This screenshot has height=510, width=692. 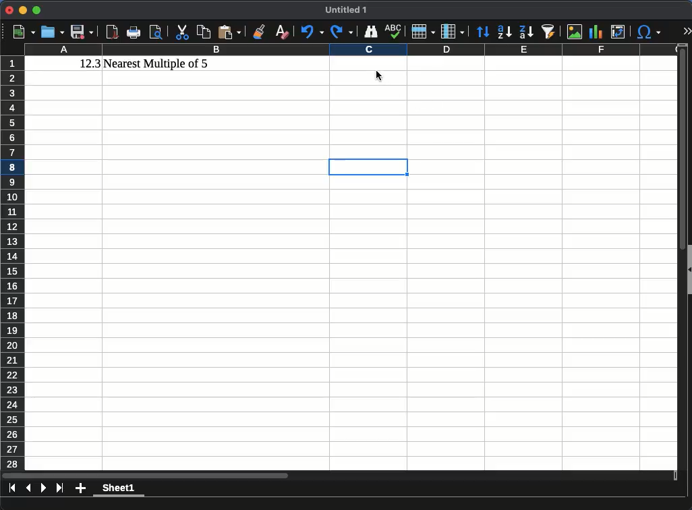 What do you see at coordinates (484, 32) in the screenshot?
I see `sort` at bounding box center [484, 32].